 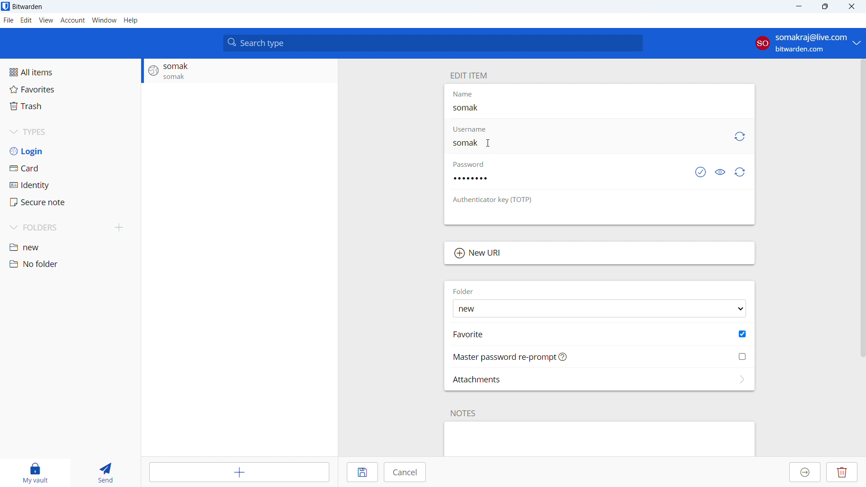 What do you see at coordinates (70, 247) in the screenshot?
I see `new` at bounding box center [70, 247].